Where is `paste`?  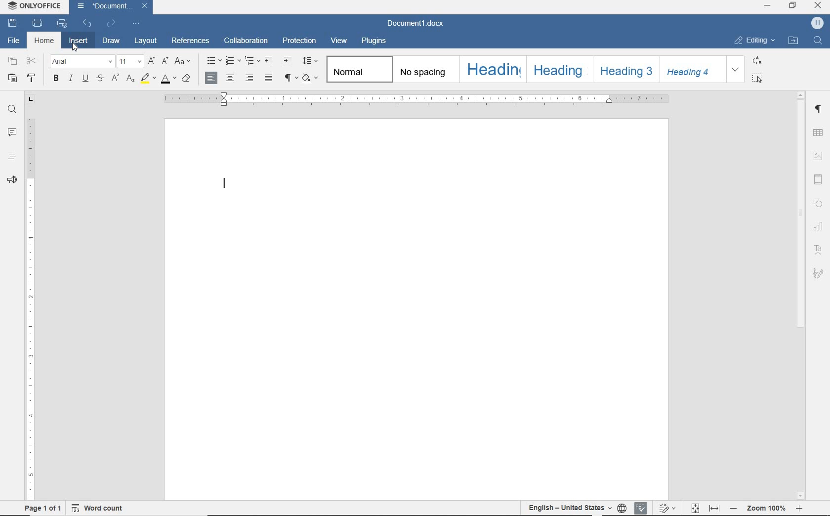 paste is located at coordinates (12, 79).